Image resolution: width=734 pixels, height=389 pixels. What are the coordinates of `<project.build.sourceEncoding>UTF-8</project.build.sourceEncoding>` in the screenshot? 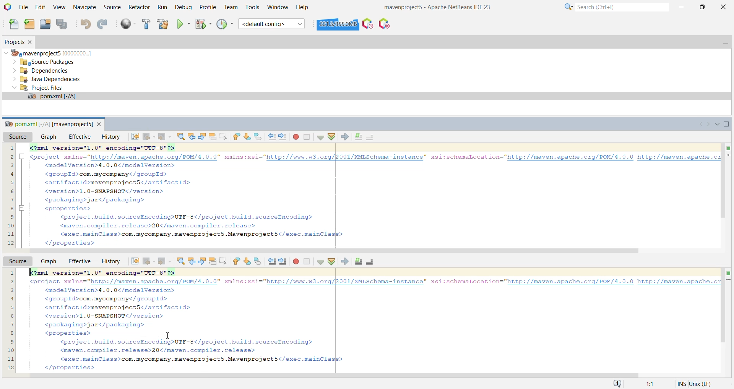 It's located at (190, 342).